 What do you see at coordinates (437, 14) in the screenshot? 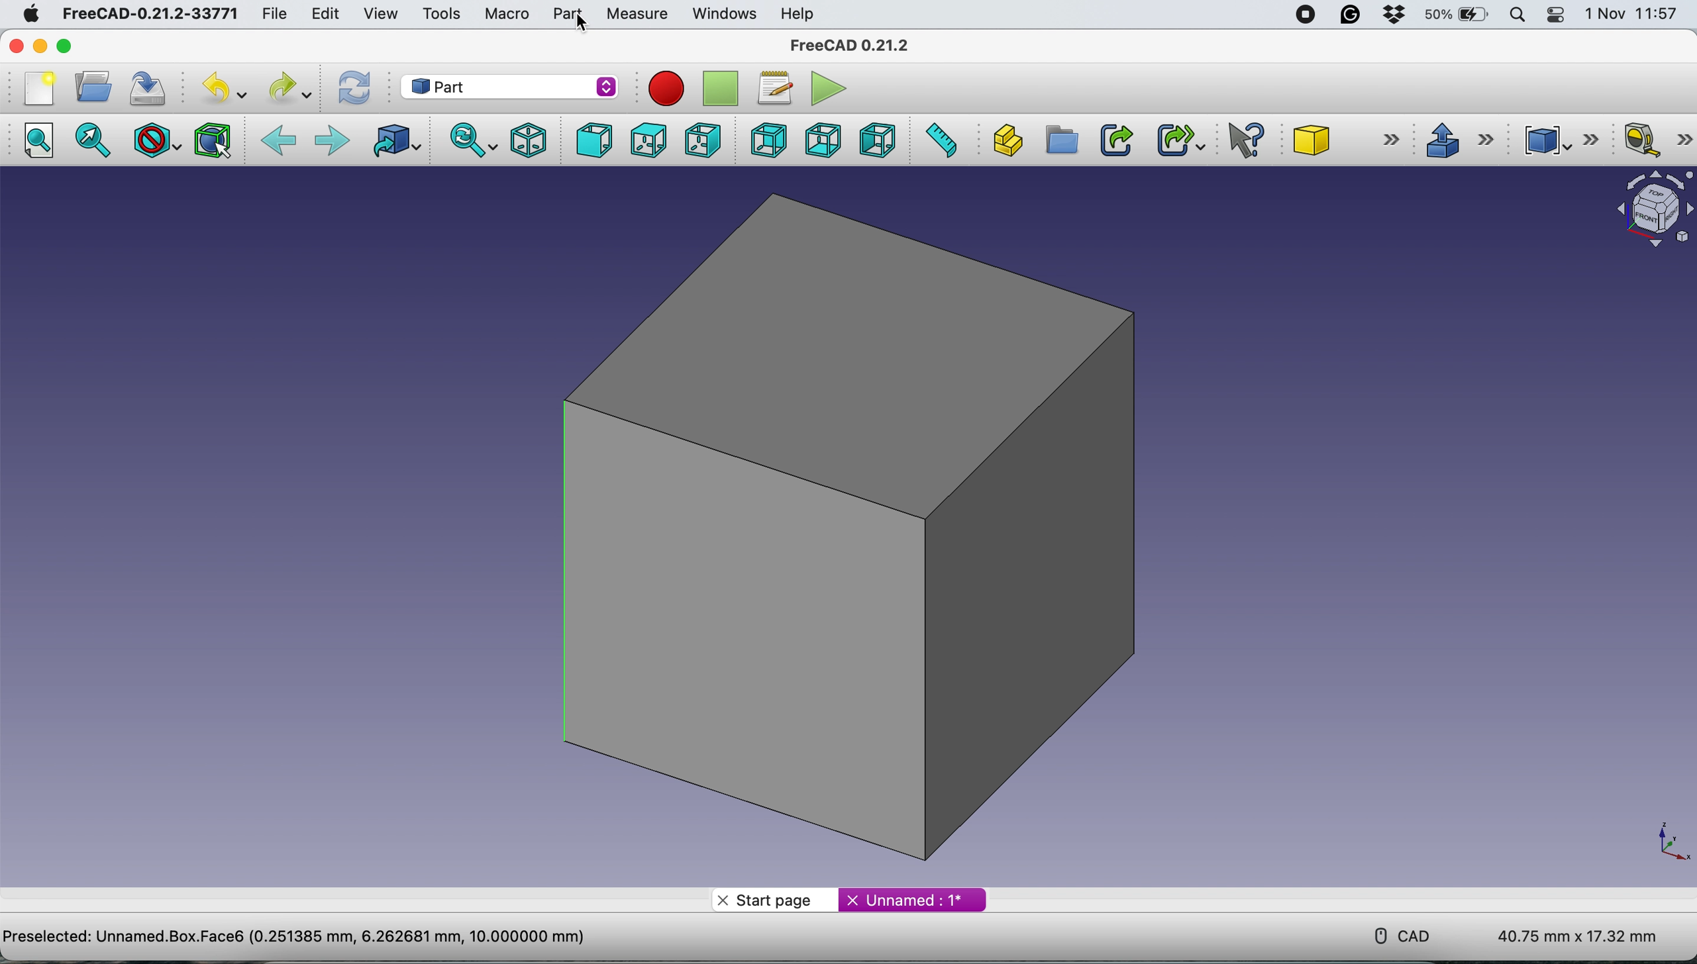
I see `tools` at bounding box center [437, 14].